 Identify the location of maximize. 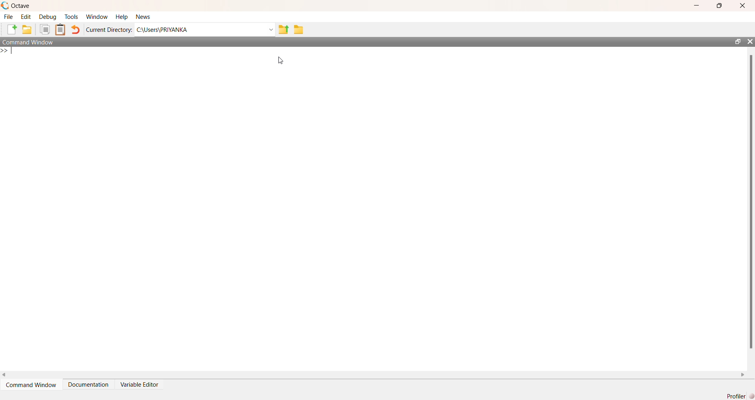
(720, 5).